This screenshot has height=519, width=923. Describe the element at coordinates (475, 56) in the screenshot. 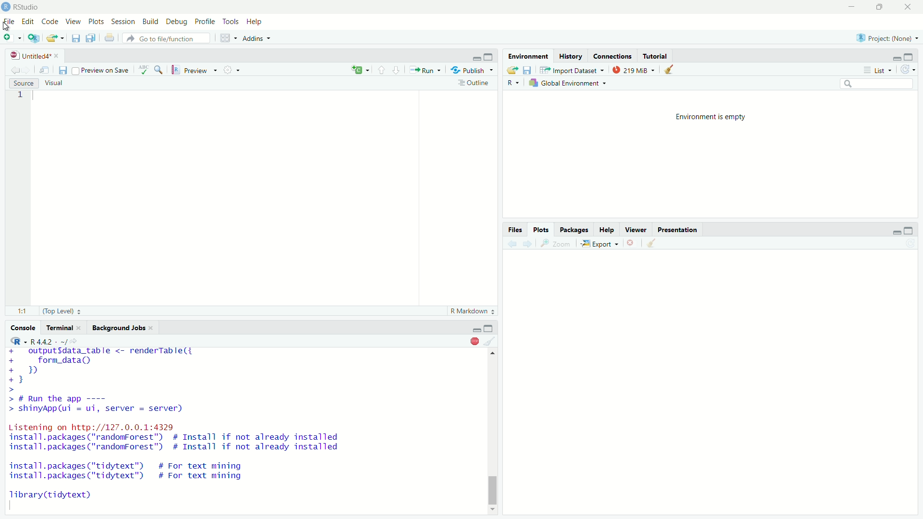

I see `minimize pane` at that location.